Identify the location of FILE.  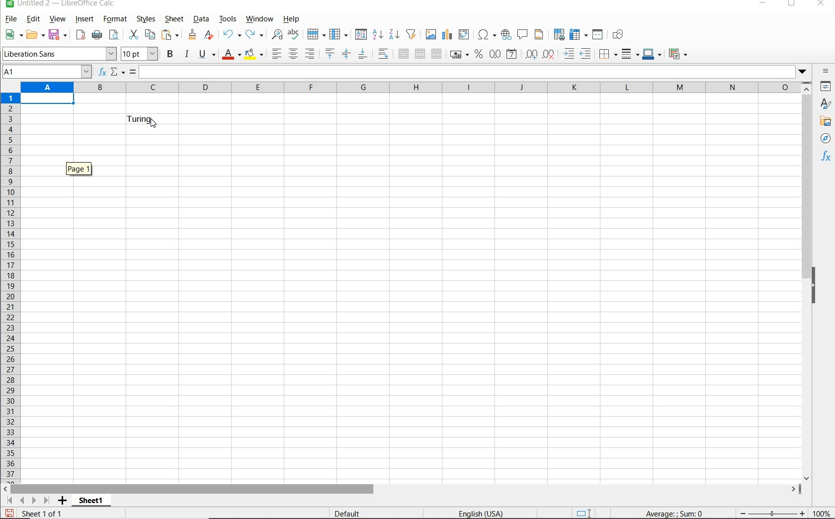
(11, 20).